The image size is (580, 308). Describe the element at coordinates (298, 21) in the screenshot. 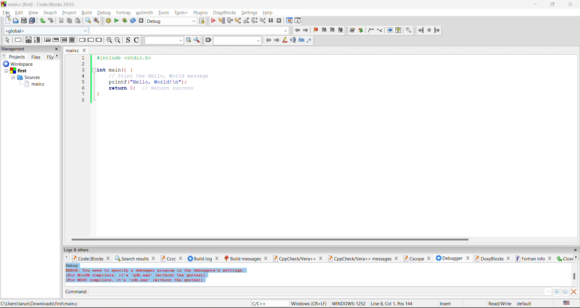

I see `various info` at that location.